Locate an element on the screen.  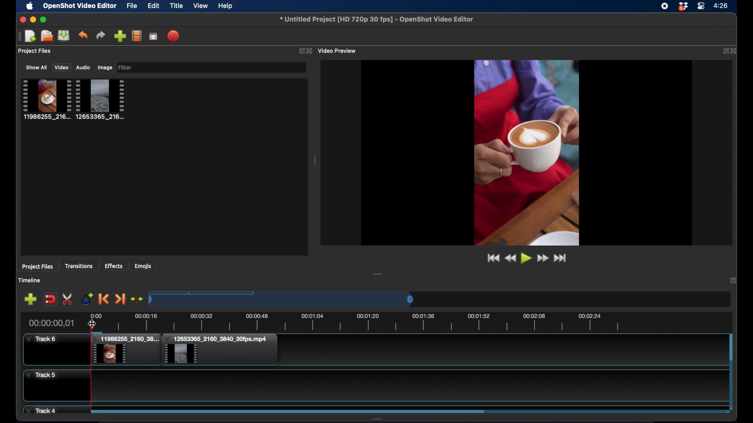
audio is located at coordinates (84, 67).